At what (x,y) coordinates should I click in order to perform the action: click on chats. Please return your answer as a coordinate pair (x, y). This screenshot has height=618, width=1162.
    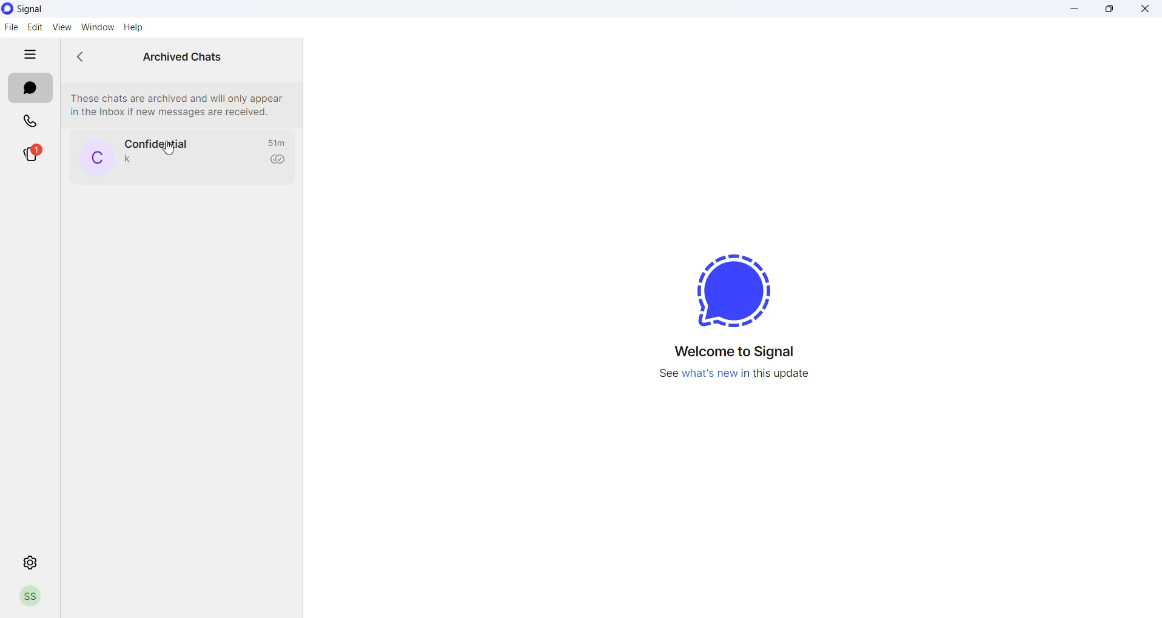
    Looking at the image, I should click on (30, 89).